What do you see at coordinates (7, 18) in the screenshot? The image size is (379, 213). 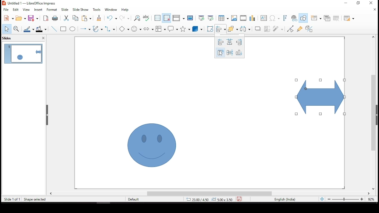 I see `new` at bounding box center [7, 18].